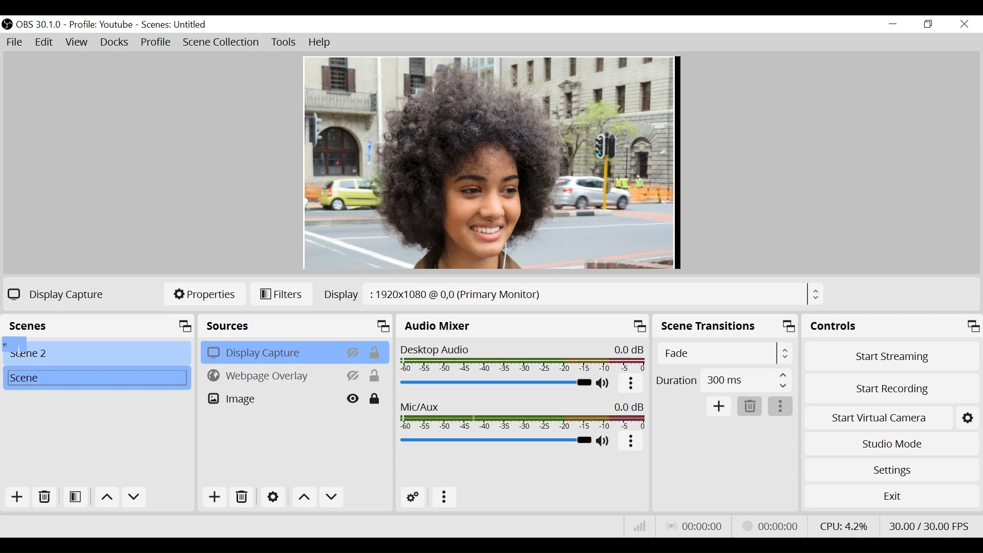 Image resolution: width=983 pixels, height=553 pixels. What do you see at coordinates (494, 440) in the screenshot?
I see `Mic/Aux` at bounding box center [494, 440].